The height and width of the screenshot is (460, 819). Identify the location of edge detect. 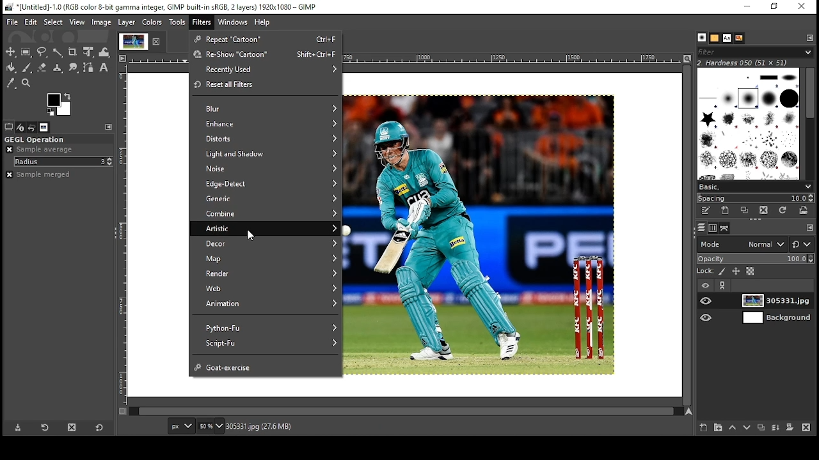
(266, 185).